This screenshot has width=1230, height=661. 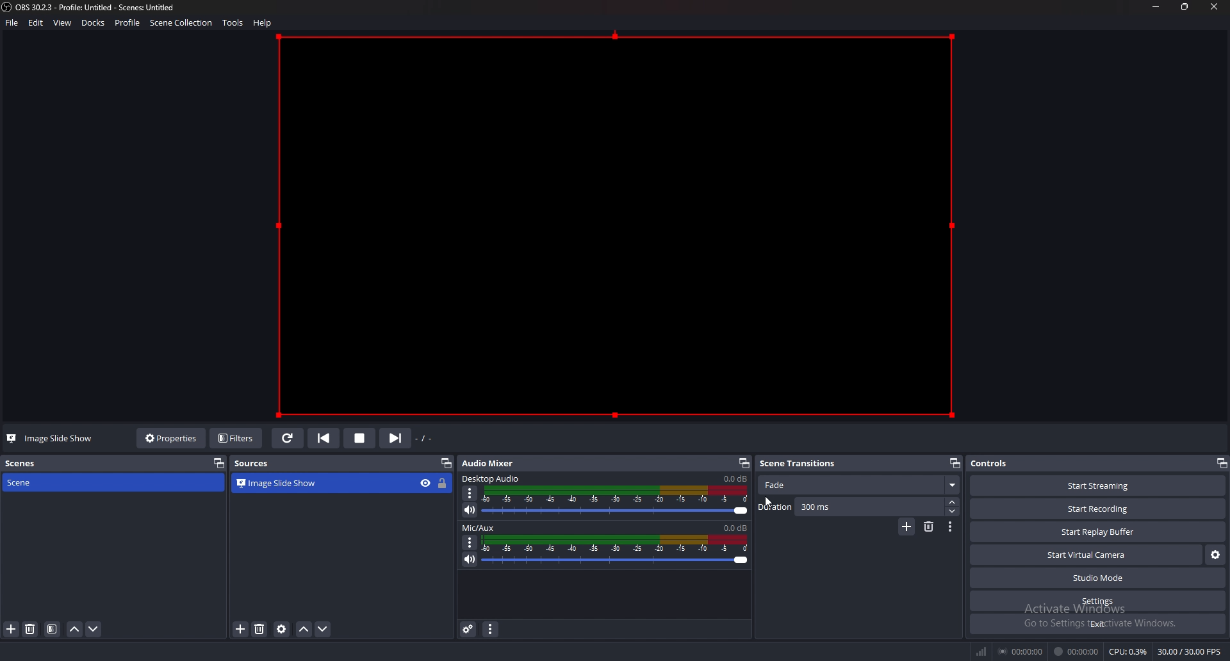 What do you see at coordinates (471, 559) in the screenshot?
I see `mute` at bounding box center [471, 559].